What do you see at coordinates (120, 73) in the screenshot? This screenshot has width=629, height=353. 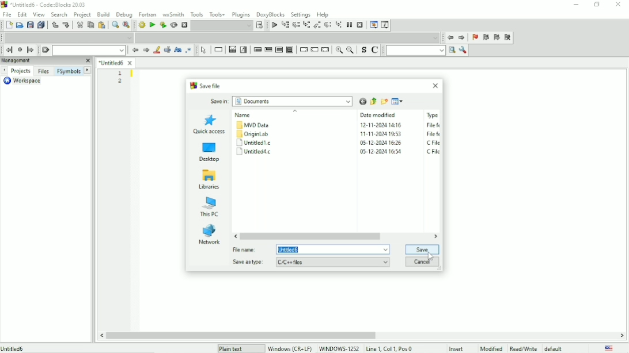 I see `1` at bounding box center [120, 73].